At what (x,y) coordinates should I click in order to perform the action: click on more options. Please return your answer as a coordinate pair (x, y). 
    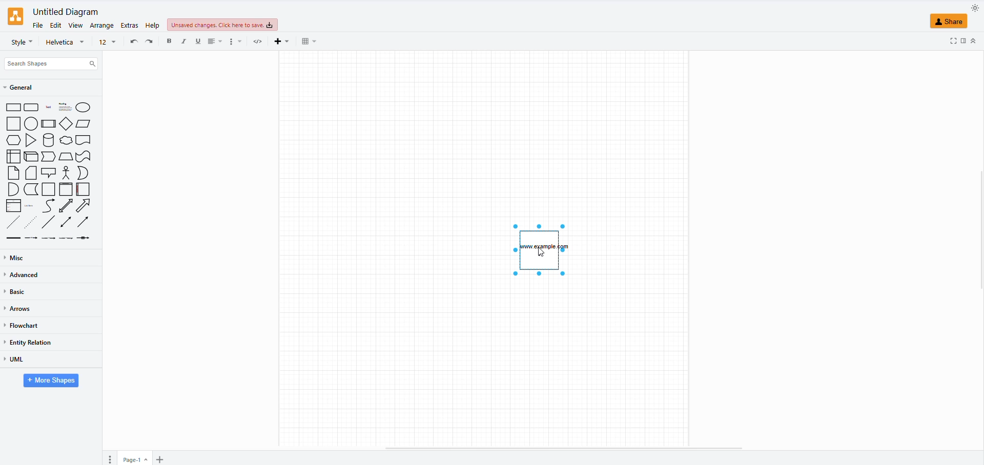
    Looking at the image, I should click on (236, 41).